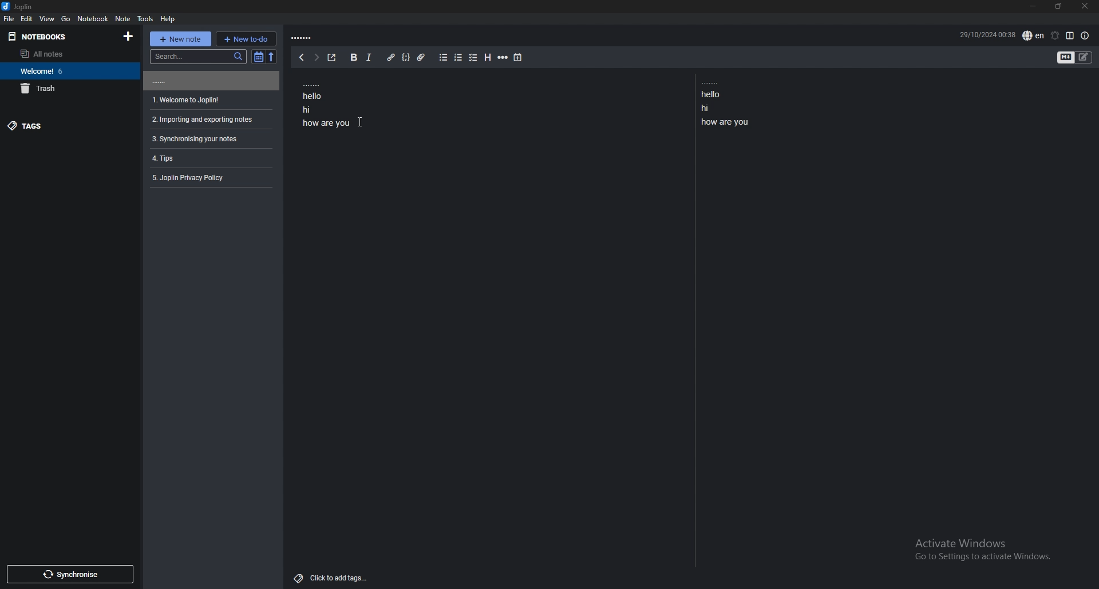 The height and width of the screenshot is (589, 1099). What do you see at coordinates (421, 58) in the screenshot?
I see `add attachment` at bounding box center [421, 58].